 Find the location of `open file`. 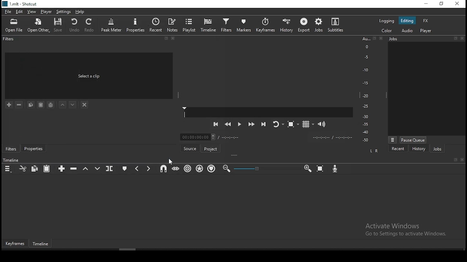

open file is located at coordinates (15, 25).